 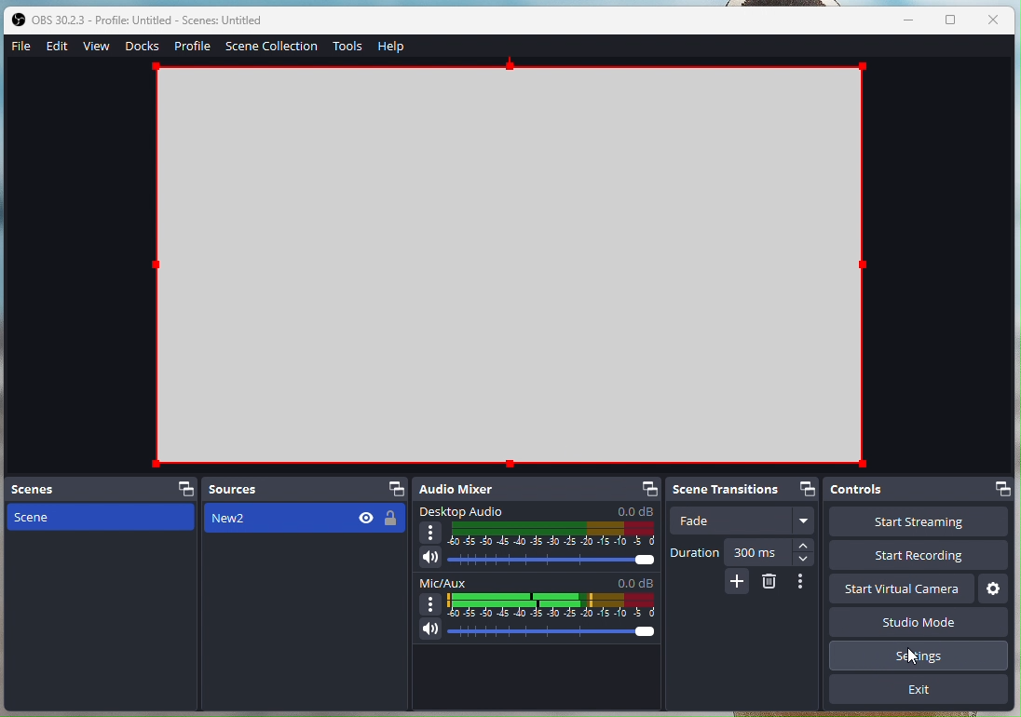 I want to click on speaker, so click(x=430, y=556).